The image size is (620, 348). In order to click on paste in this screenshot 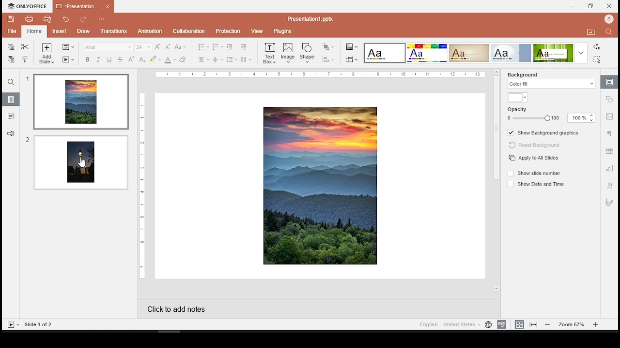, I will do `click(11, 59)`.